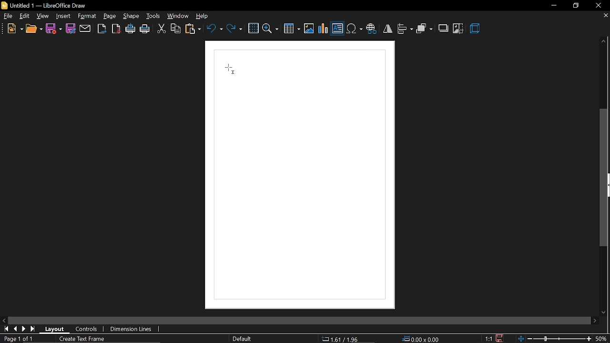 The height and width of the screenshot is (343, 610). I want to click on undo, so click(214, 28).